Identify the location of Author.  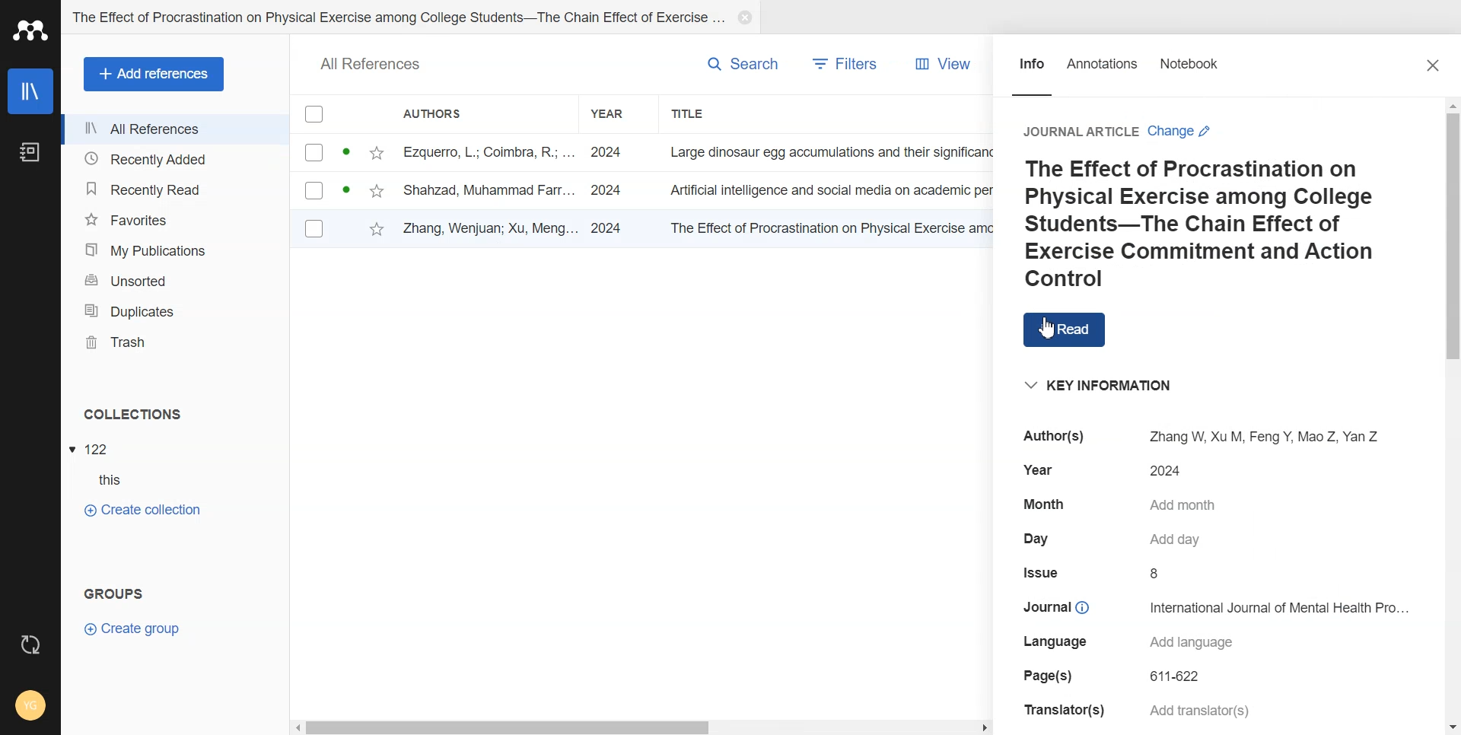
(441, 113).